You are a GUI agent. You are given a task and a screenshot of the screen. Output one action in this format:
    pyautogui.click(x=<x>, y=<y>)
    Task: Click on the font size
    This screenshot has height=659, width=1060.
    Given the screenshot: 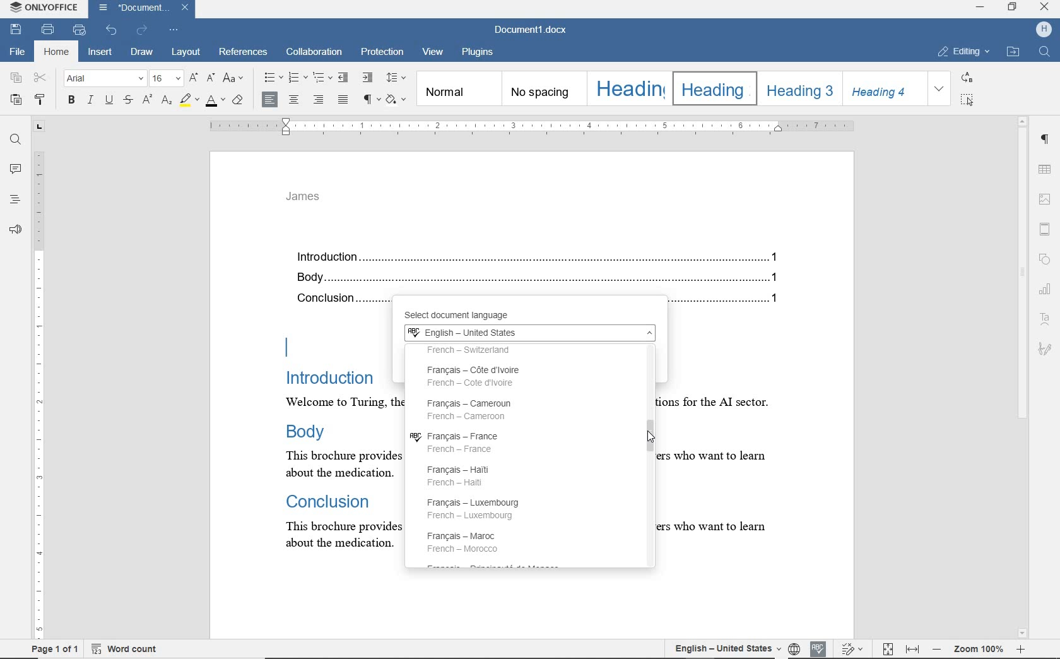 What is the action you would take?
    pyautogui.click(x=166, y=79)
    